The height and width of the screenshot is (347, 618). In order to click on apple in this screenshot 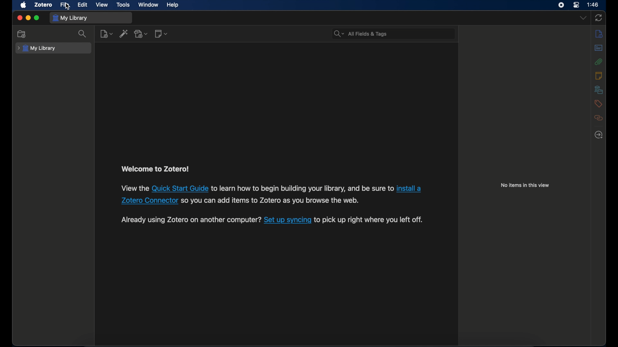, I will do `click(23, 5)`.